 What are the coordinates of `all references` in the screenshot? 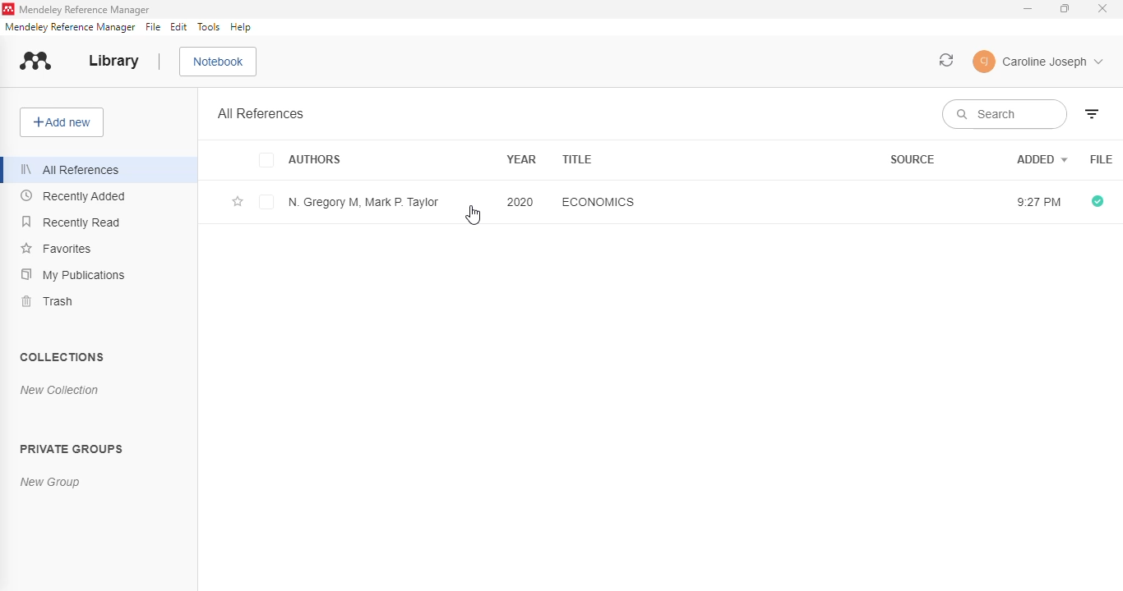 It's located at (261, 112).